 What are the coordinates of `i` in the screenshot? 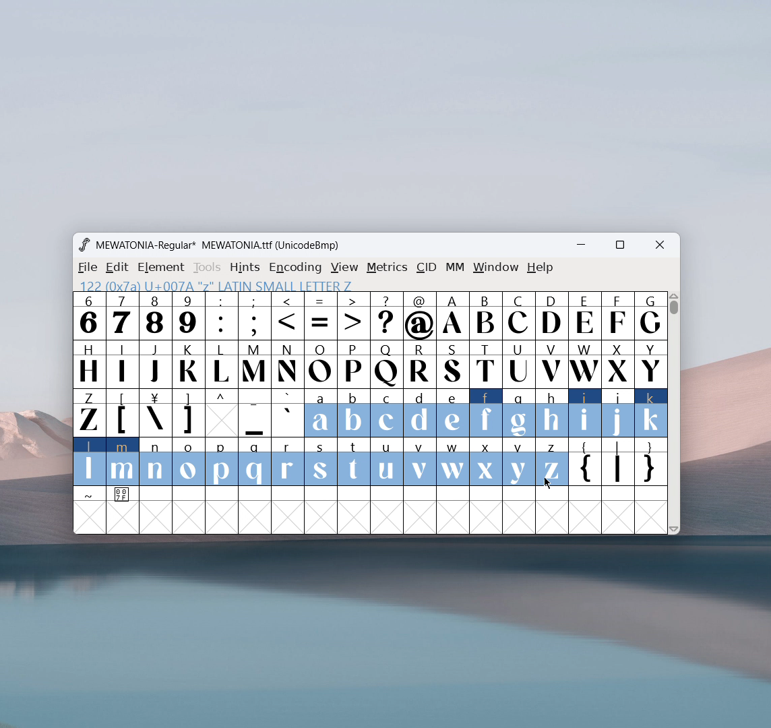 It's located at (585, 413).